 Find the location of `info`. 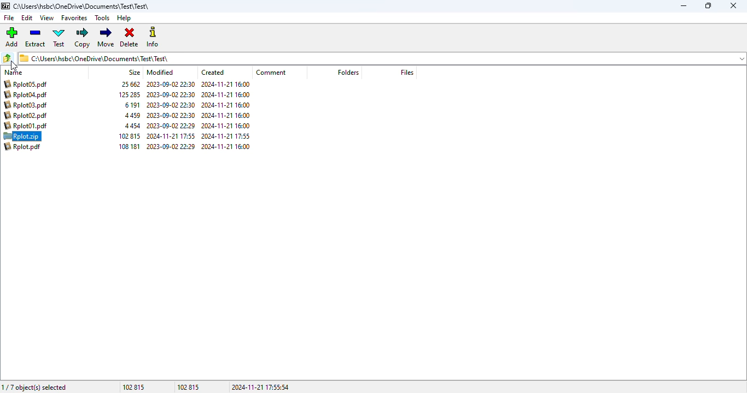

info is located at coordinates (154, 38).